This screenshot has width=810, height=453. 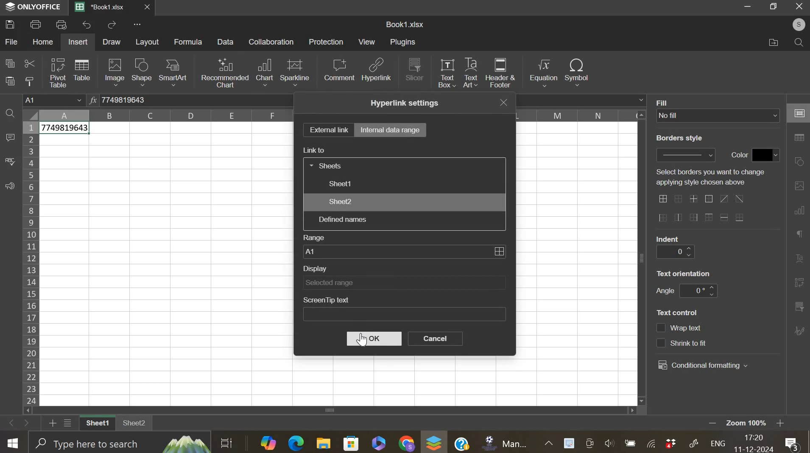 What do you see at coordinates (42, 42) in the screenshot?
I see `home` at bounding box center [42, 42].